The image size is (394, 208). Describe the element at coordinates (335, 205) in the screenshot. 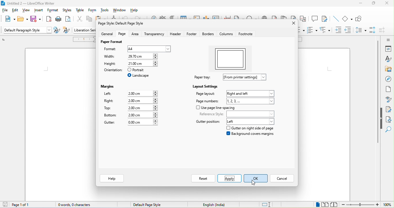

I see `book view` at that location.